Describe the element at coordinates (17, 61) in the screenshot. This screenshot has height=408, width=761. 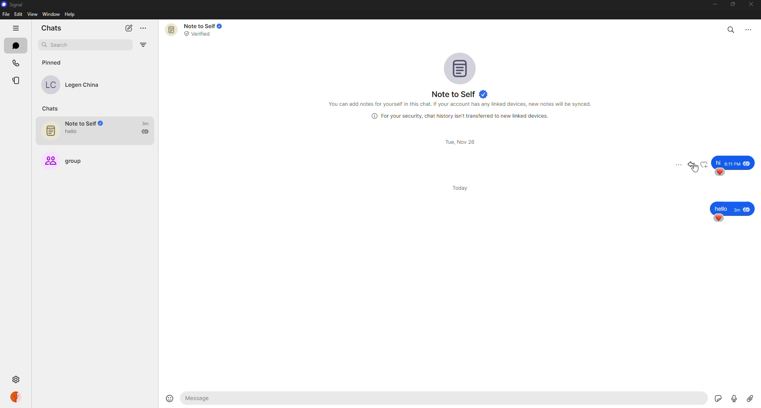
I see `calls` at that location.